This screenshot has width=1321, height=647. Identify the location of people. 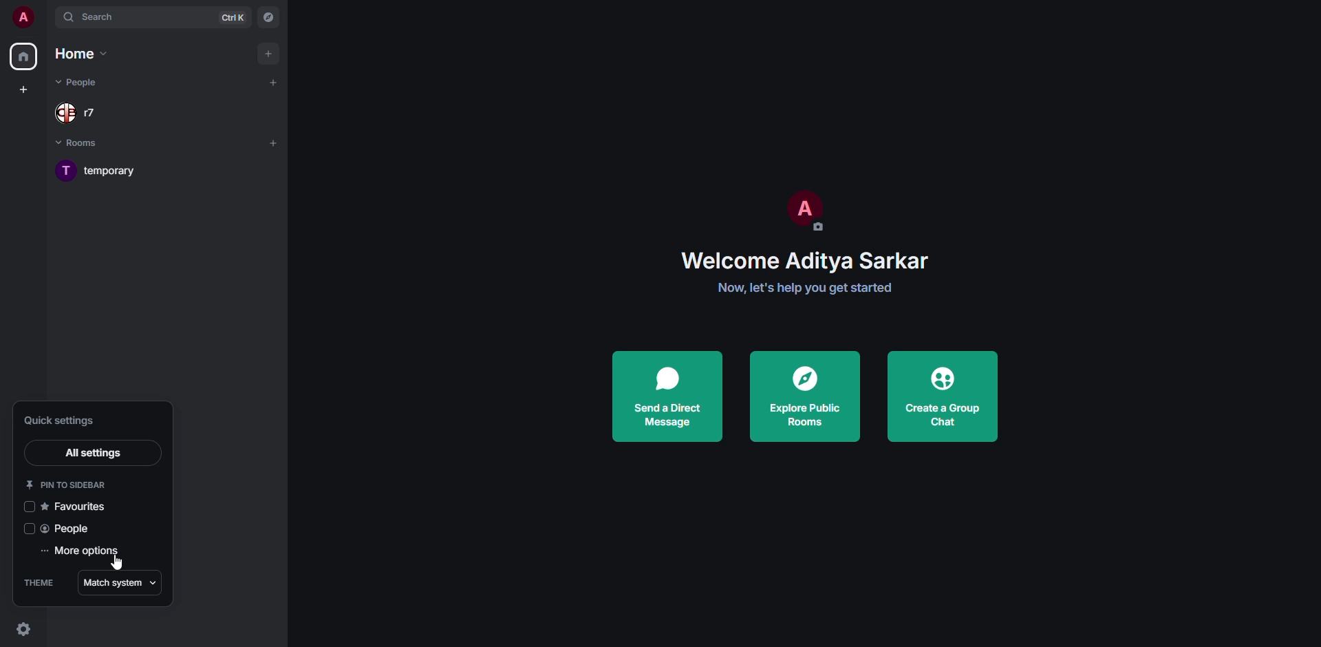
(80, 83).